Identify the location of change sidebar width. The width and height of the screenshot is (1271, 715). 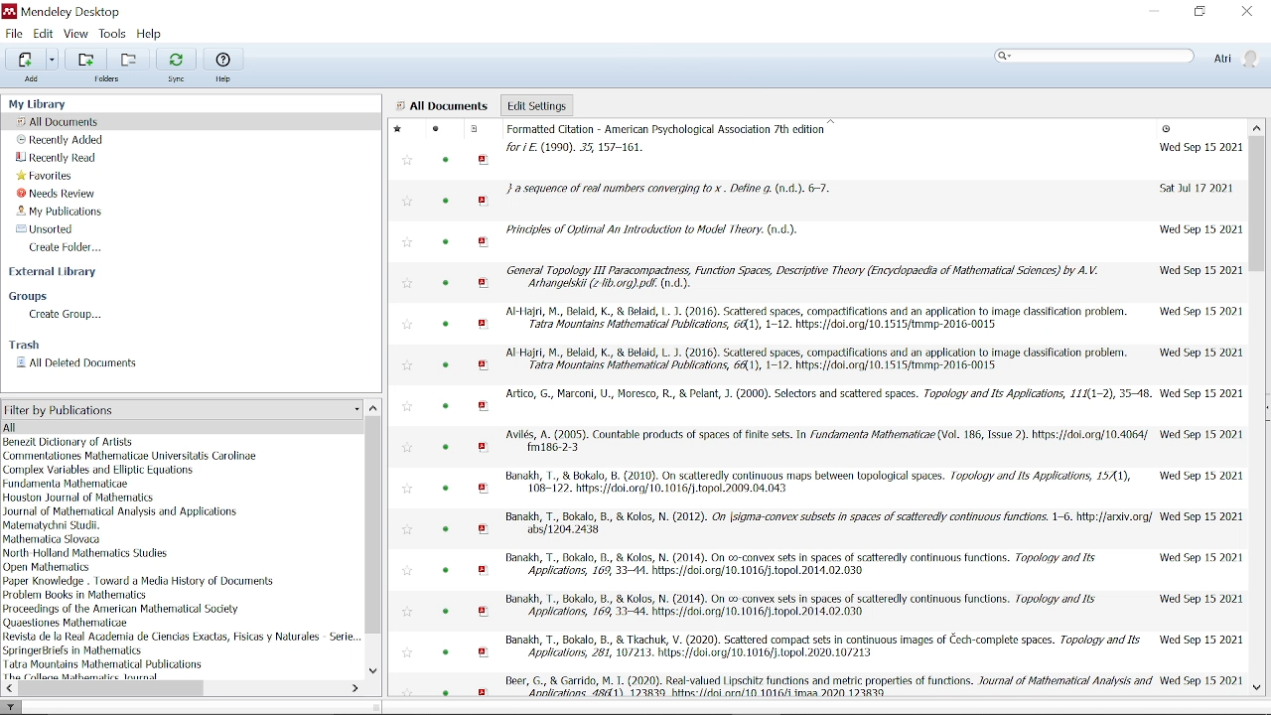
(375, 706).